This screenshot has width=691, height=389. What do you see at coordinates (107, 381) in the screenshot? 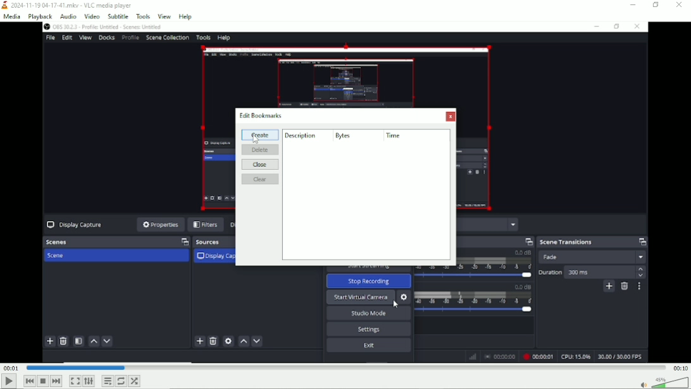
I see `Toggle playlist` at bounding box center [107, 381].